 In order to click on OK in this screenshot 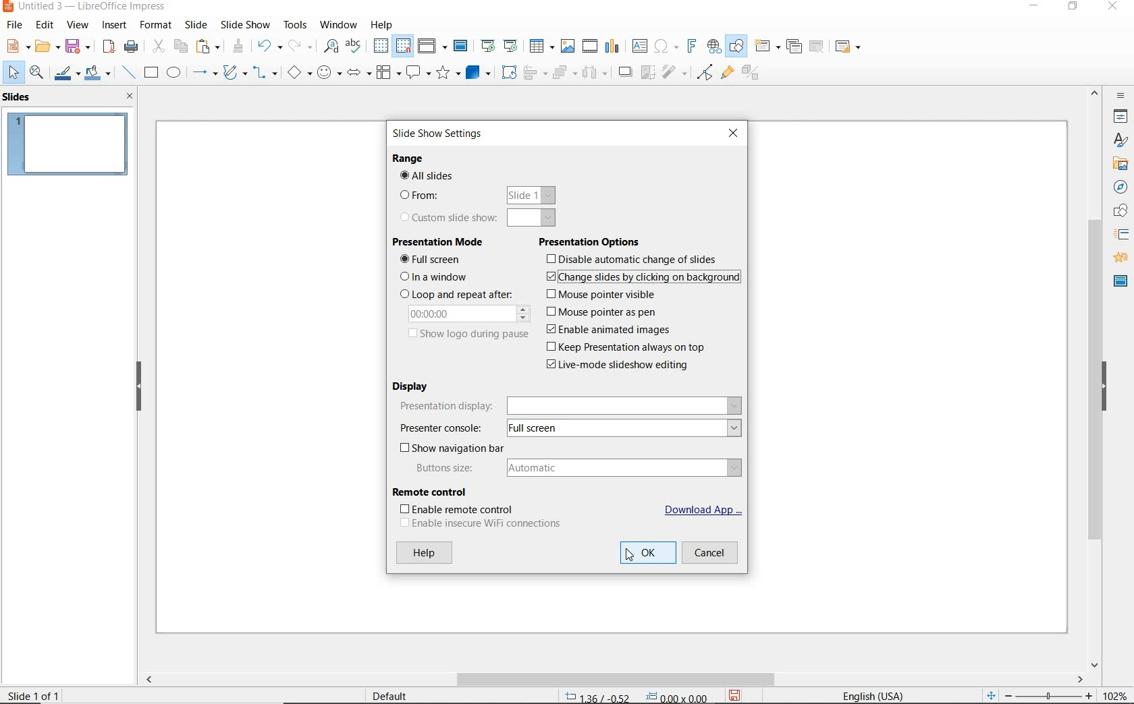, I will do `click(647, 554)`.